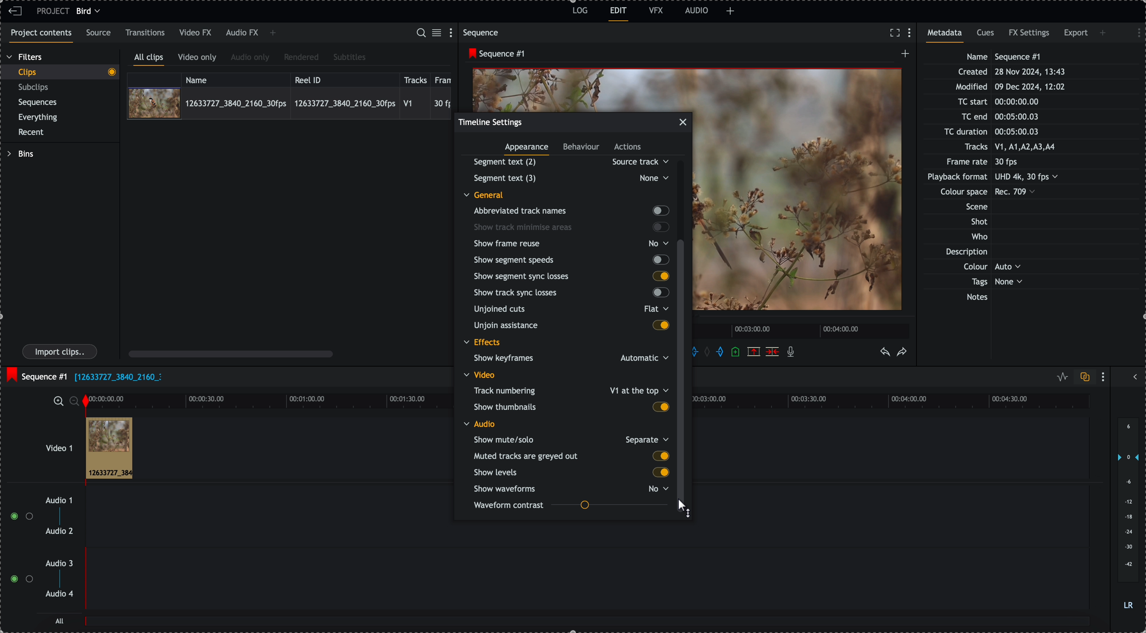  I want to click on track audio, so click(586, 584).